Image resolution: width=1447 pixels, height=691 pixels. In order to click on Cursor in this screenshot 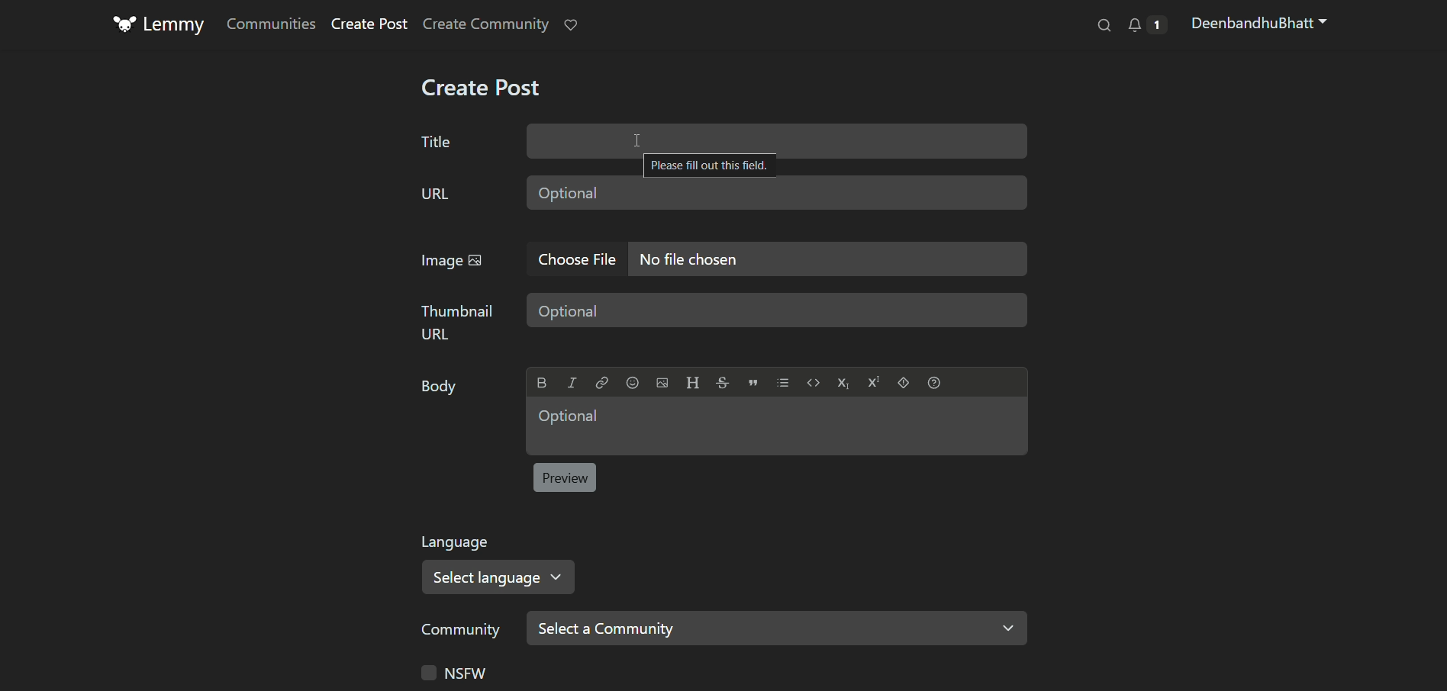, I will do `click(636, 140)`.